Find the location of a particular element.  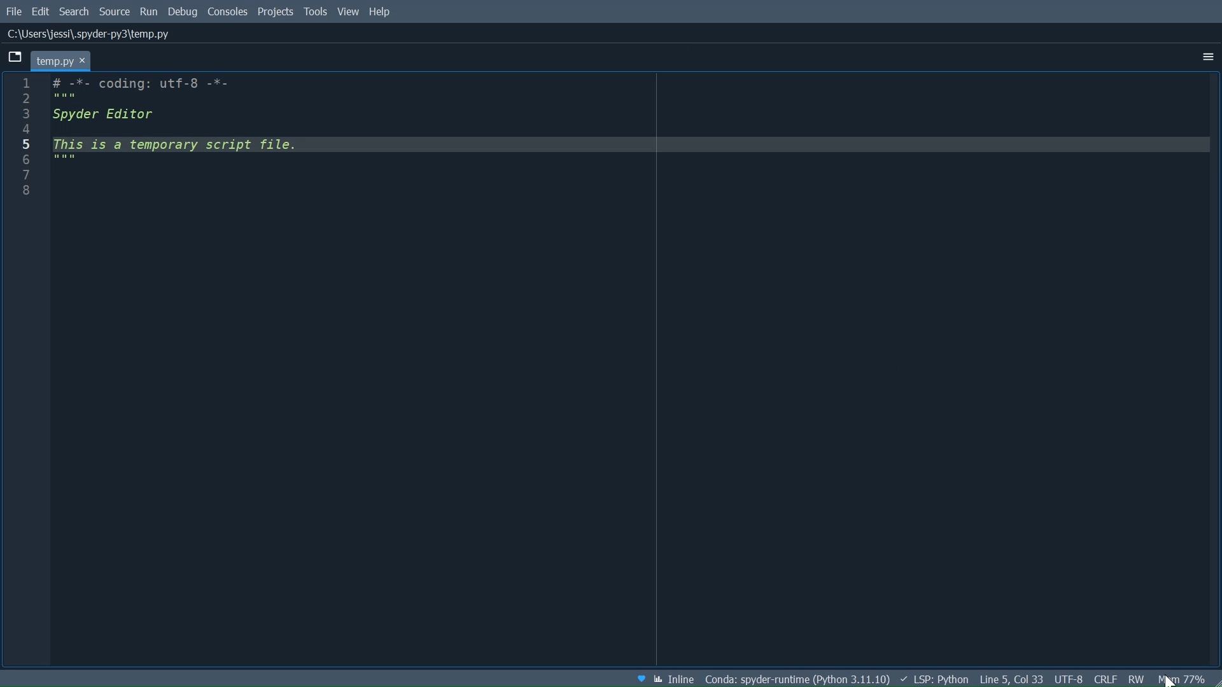

Tools is located at coordinates (316, 13).